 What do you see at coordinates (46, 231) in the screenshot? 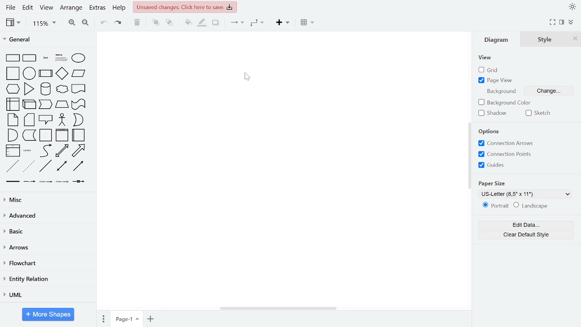
I see `basic` at bounding box center [46, 231].